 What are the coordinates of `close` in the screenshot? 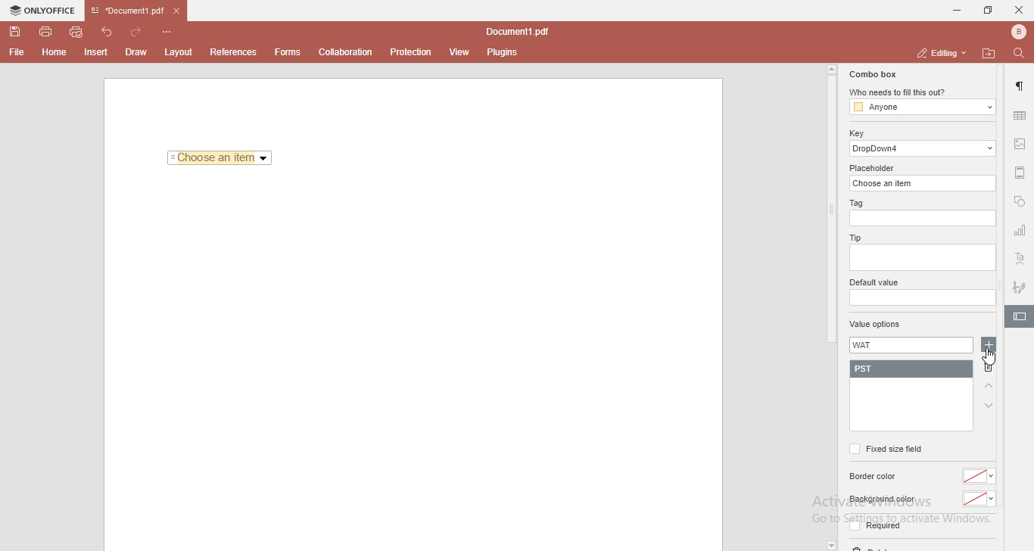 It's located at (1019, 9).